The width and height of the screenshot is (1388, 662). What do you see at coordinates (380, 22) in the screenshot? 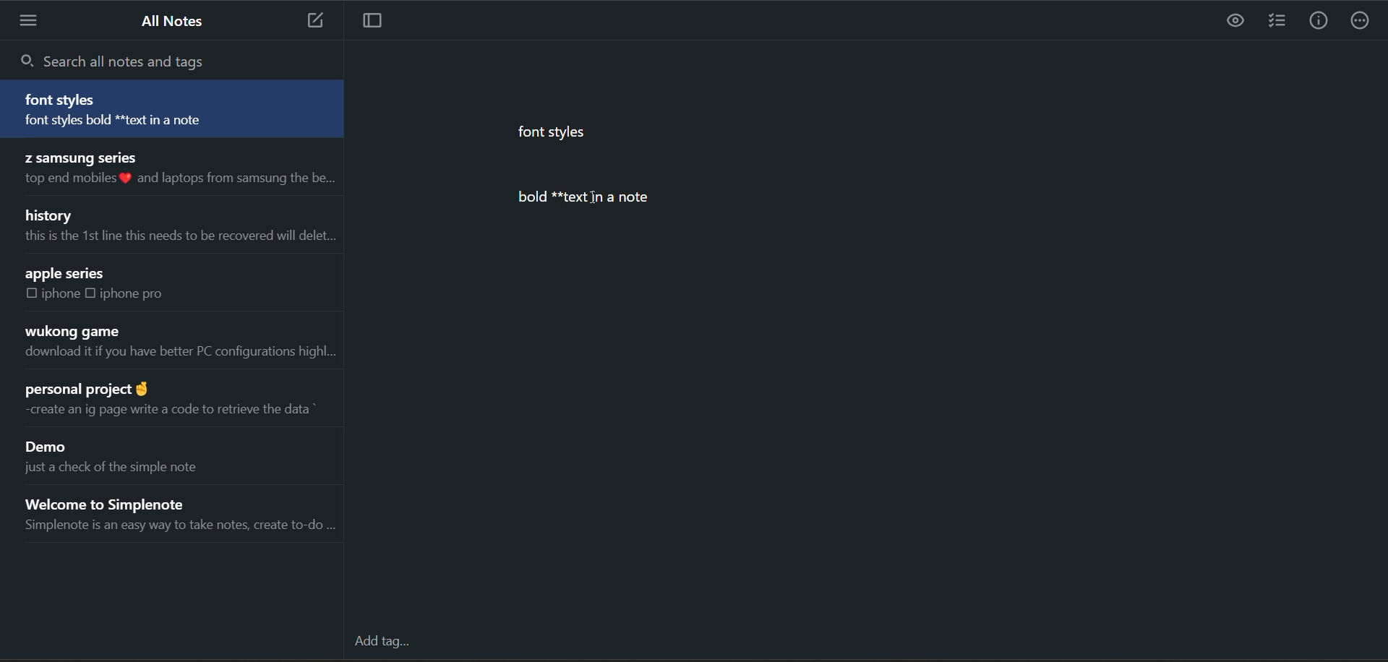
I see `toggle focus mode` at bounding box center [380, 22].